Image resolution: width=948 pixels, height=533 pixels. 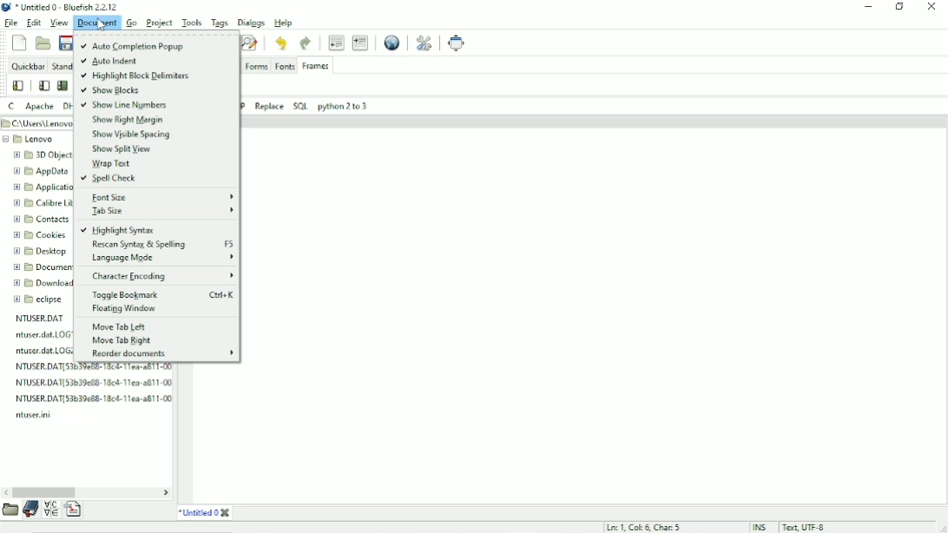 What do you see at coordinates (161, 197) in the screenshot?
I see `Font size` at bounding box center [161, 197].